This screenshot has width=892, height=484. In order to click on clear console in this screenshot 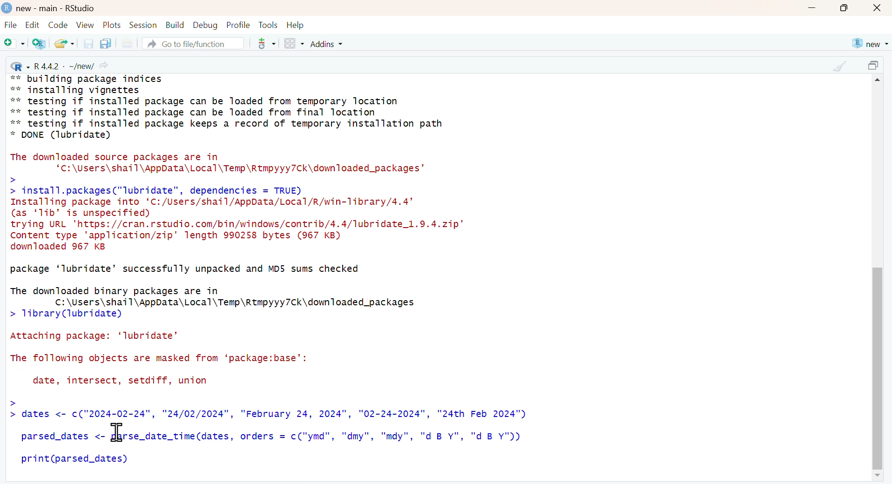, I will do `click(839, 66)`.